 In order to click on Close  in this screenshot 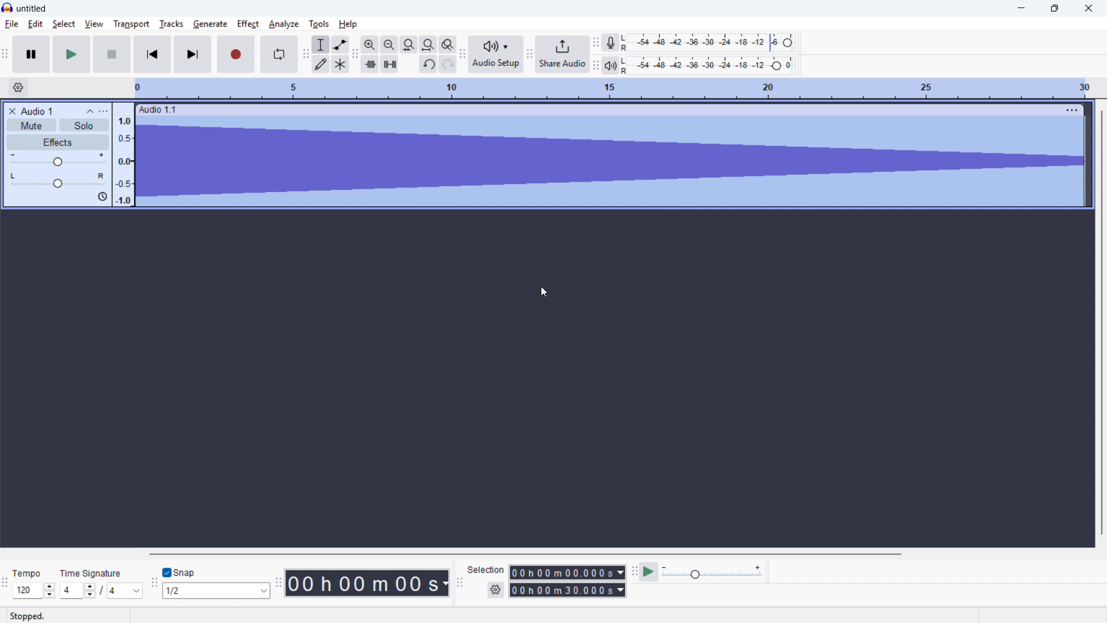, I will do `click(1088, 8)`.